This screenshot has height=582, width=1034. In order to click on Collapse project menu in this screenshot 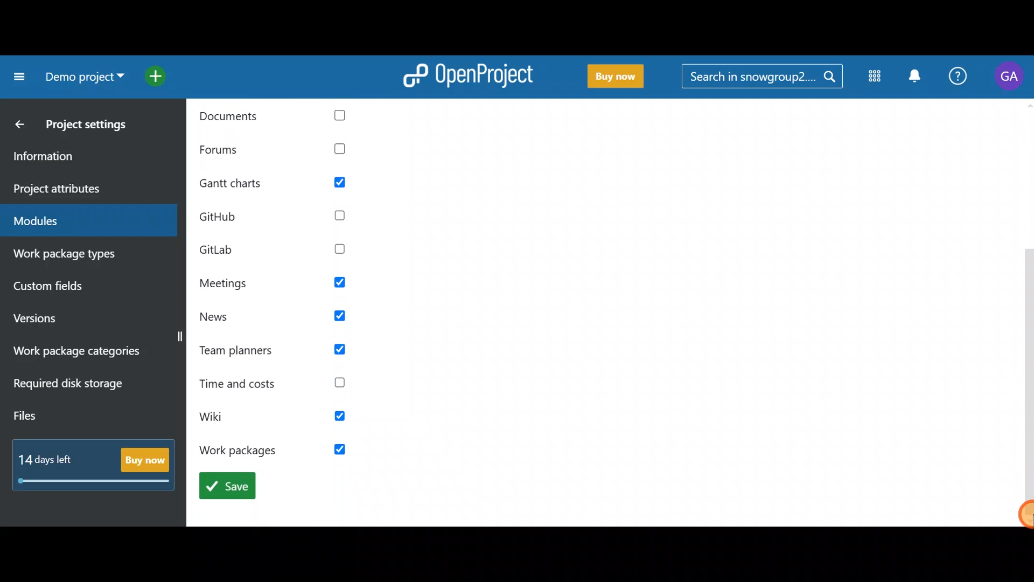, I will do `click(17, 79)`.